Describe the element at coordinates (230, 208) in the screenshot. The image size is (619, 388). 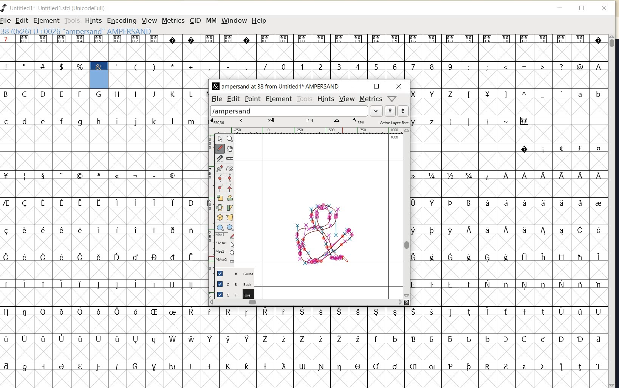
I see `skew the selection` at that location.